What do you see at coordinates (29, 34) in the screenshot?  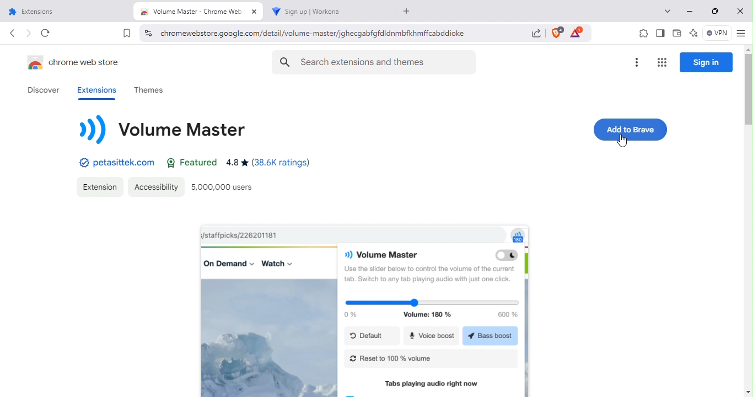 I see `Click to go forward` at bounding box center [29, 34].